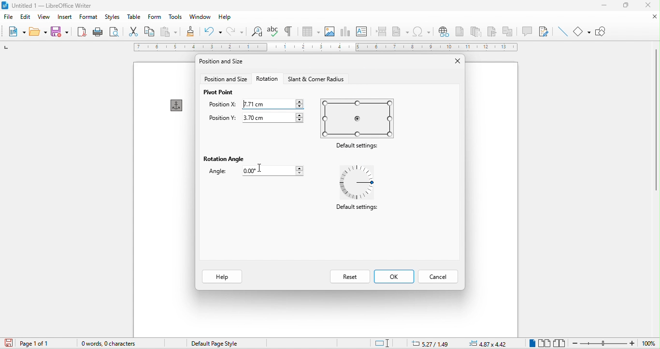  Describe the element at coordinates (459, 31) in the screenshot. I see `footnote` at that location.